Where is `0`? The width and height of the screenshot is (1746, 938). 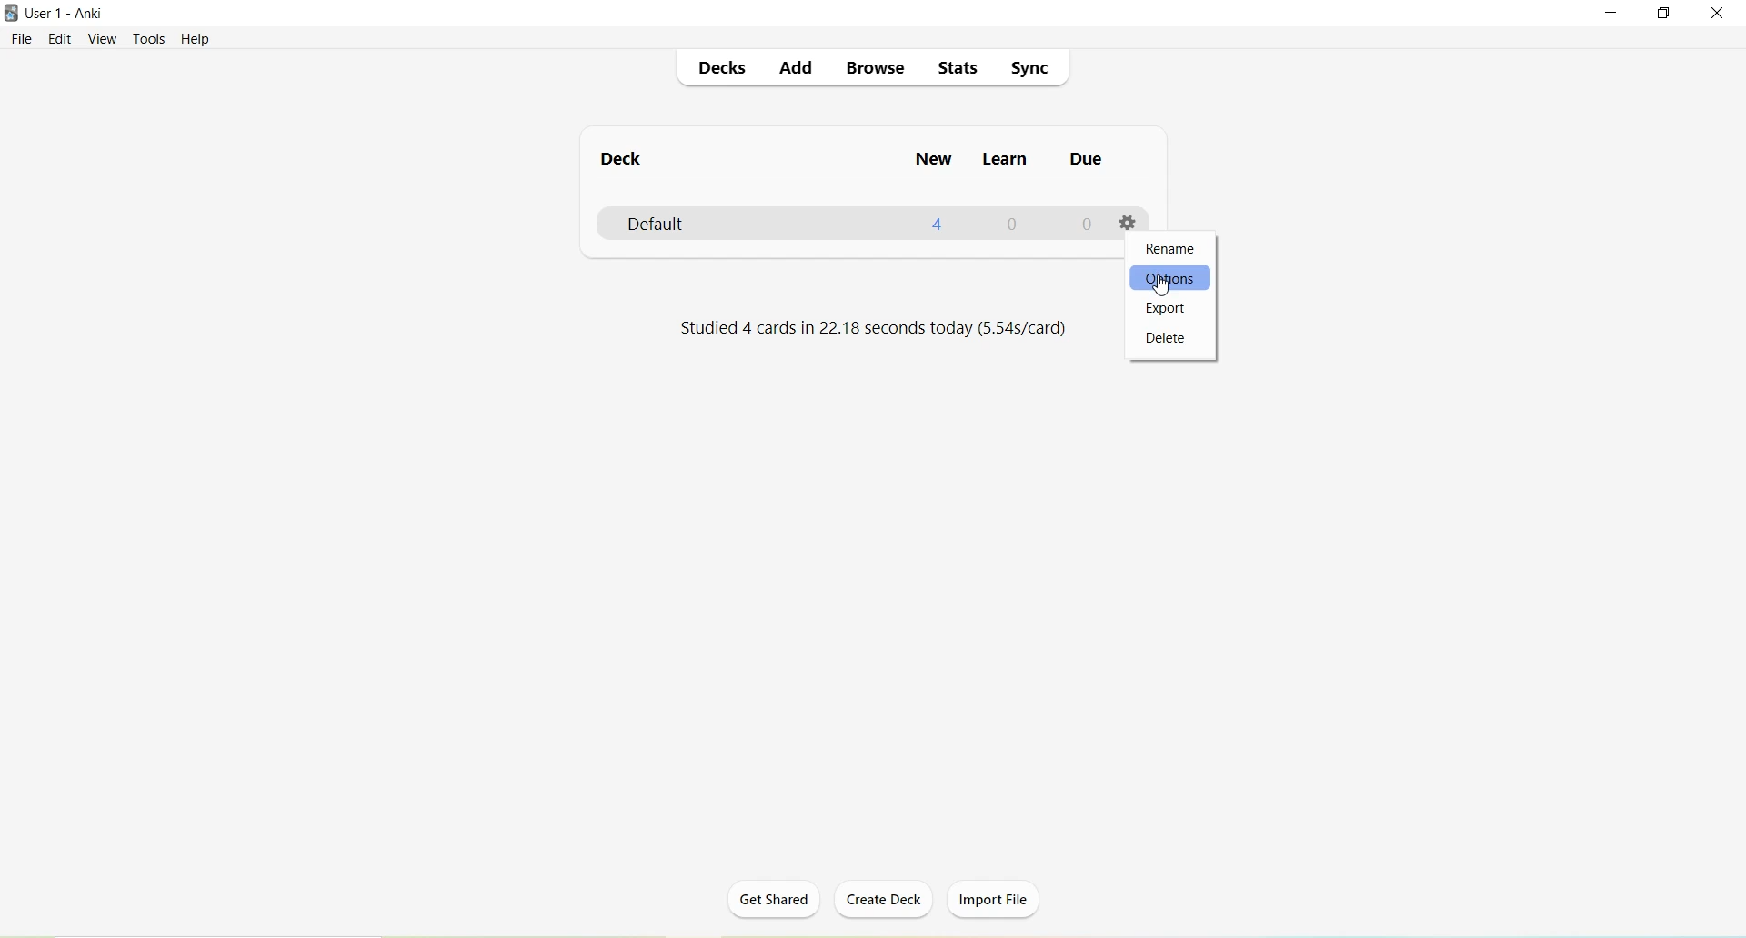
0 is located at coordinates (1018, 223).